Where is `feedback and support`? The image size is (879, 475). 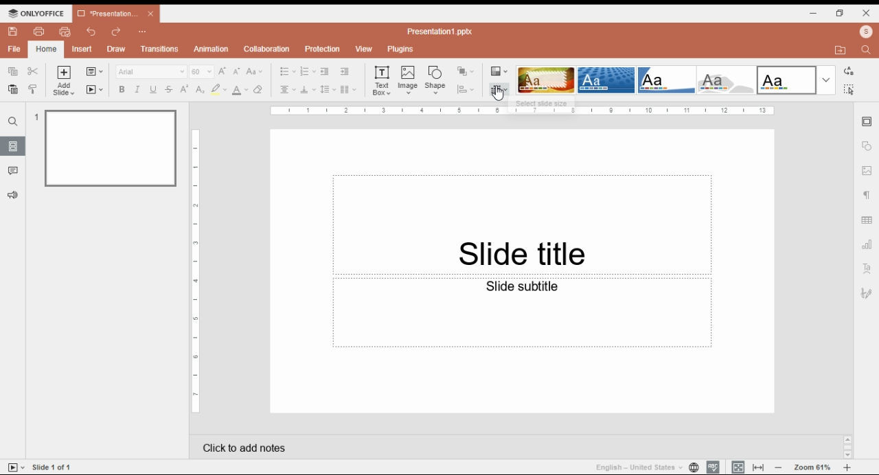
feedback and support is located at coordinates (14, 196).